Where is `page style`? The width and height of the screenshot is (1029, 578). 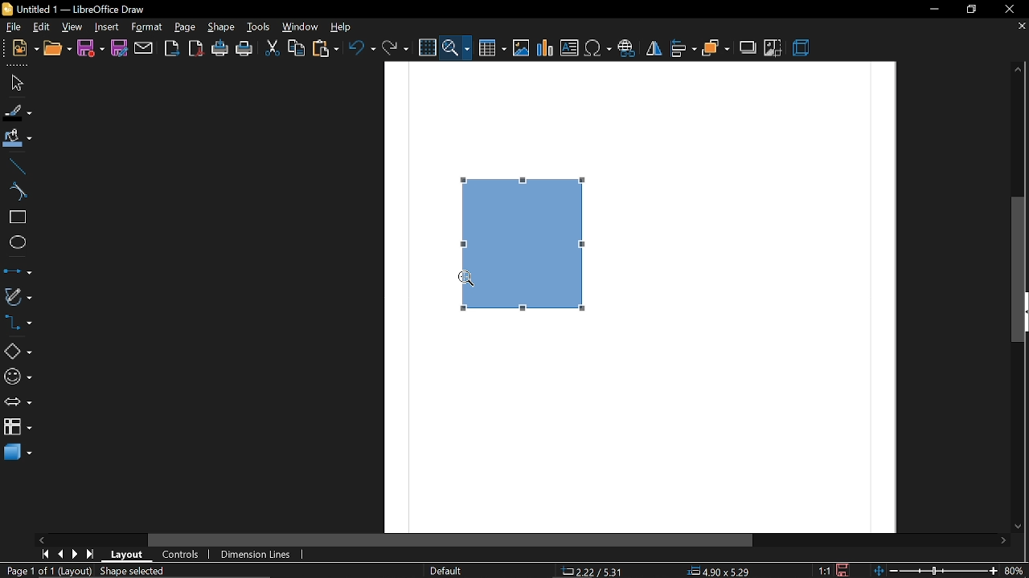
page style is located at coordinates (447, 572).